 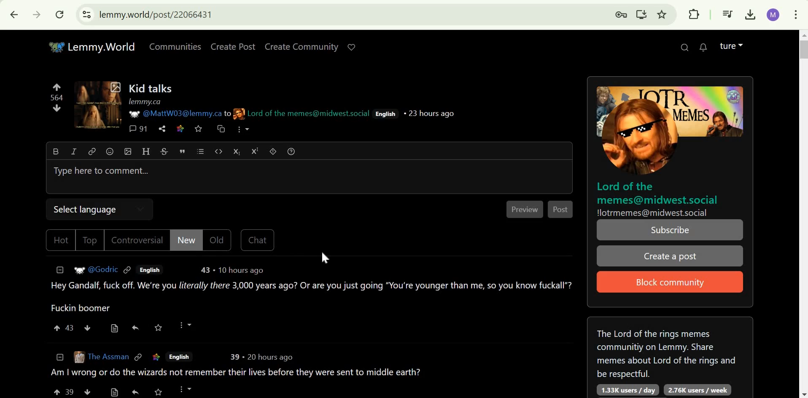 I want to click on code, so click(x=218, y=152).